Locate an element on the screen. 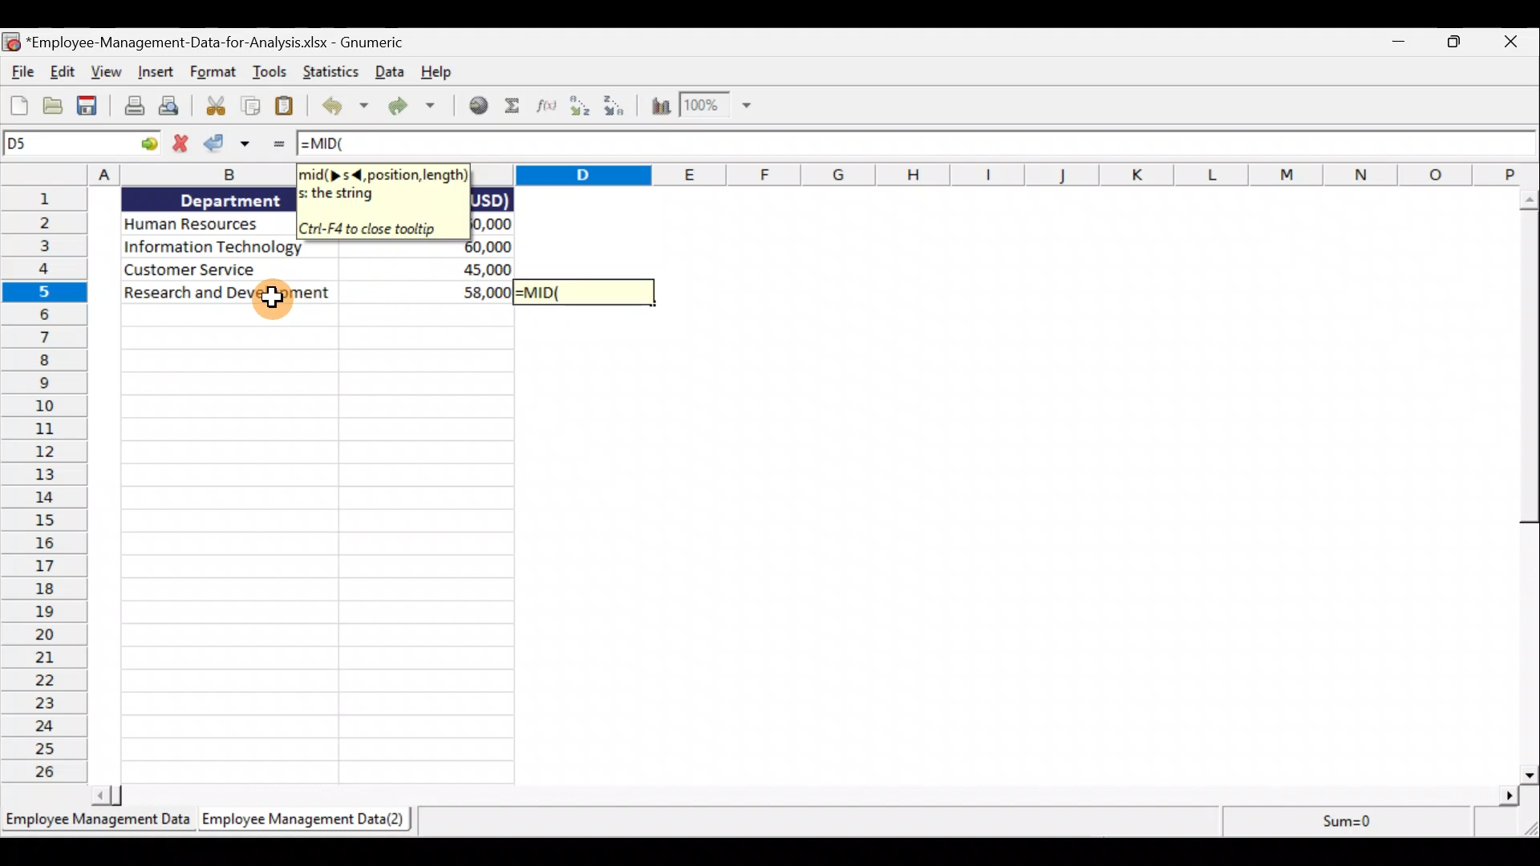 This screenshot has height=866, width=1540. Document name is located at coordinates (208, 39).